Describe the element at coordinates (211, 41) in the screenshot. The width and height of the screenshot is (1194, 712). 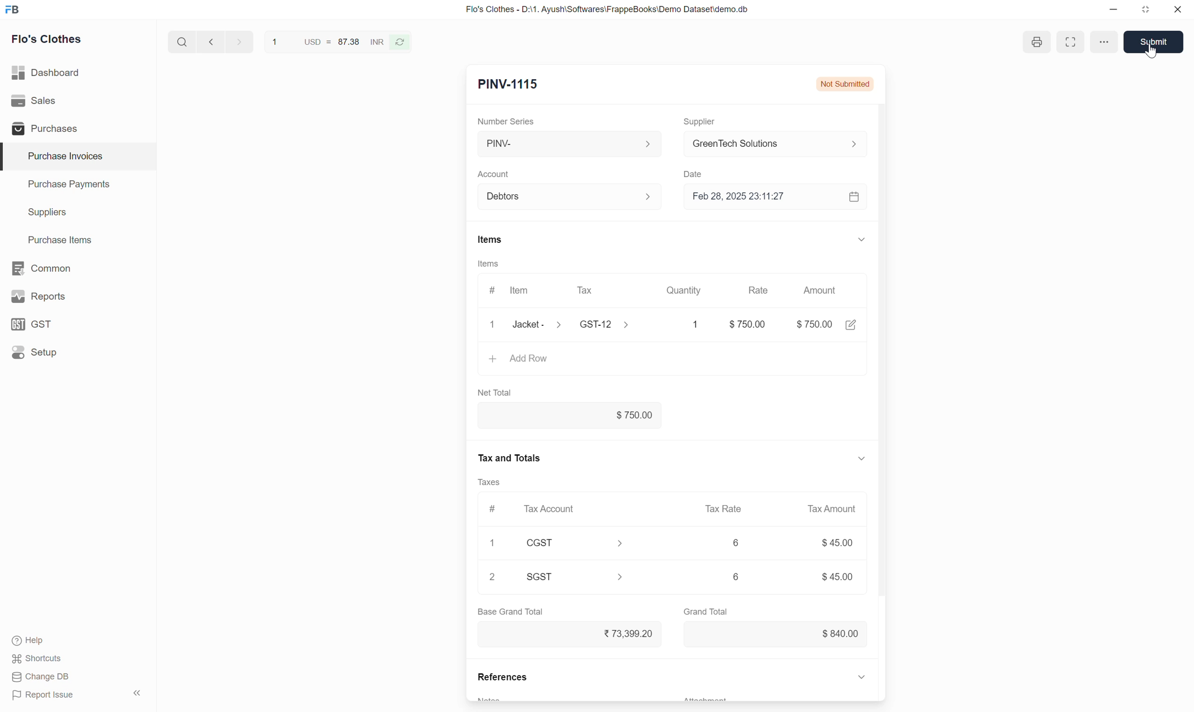
I see `Previous` at that location.